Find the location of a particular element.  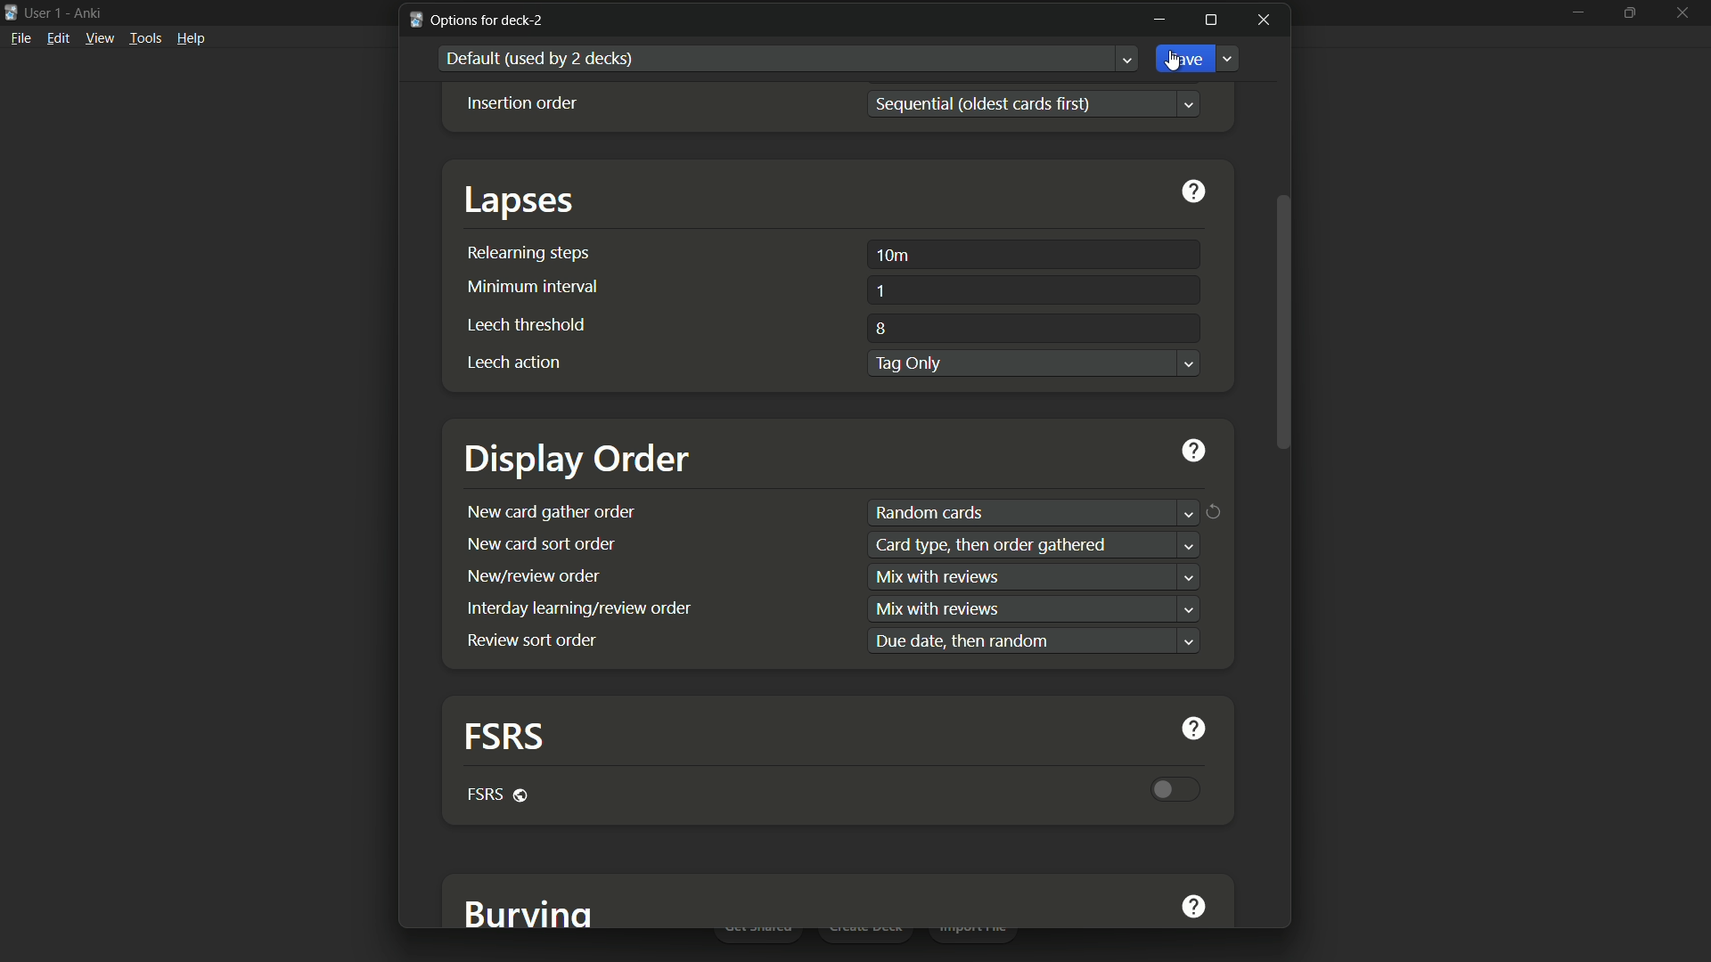

save is located at coordinates (1183, 59).